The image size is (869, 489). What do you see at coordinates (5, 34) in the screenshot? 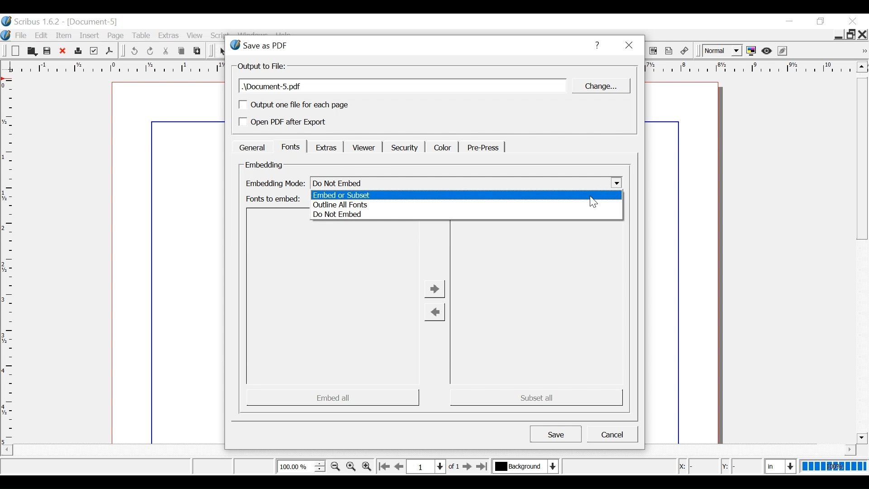
I see `logo` at bounding box center [5, 34].